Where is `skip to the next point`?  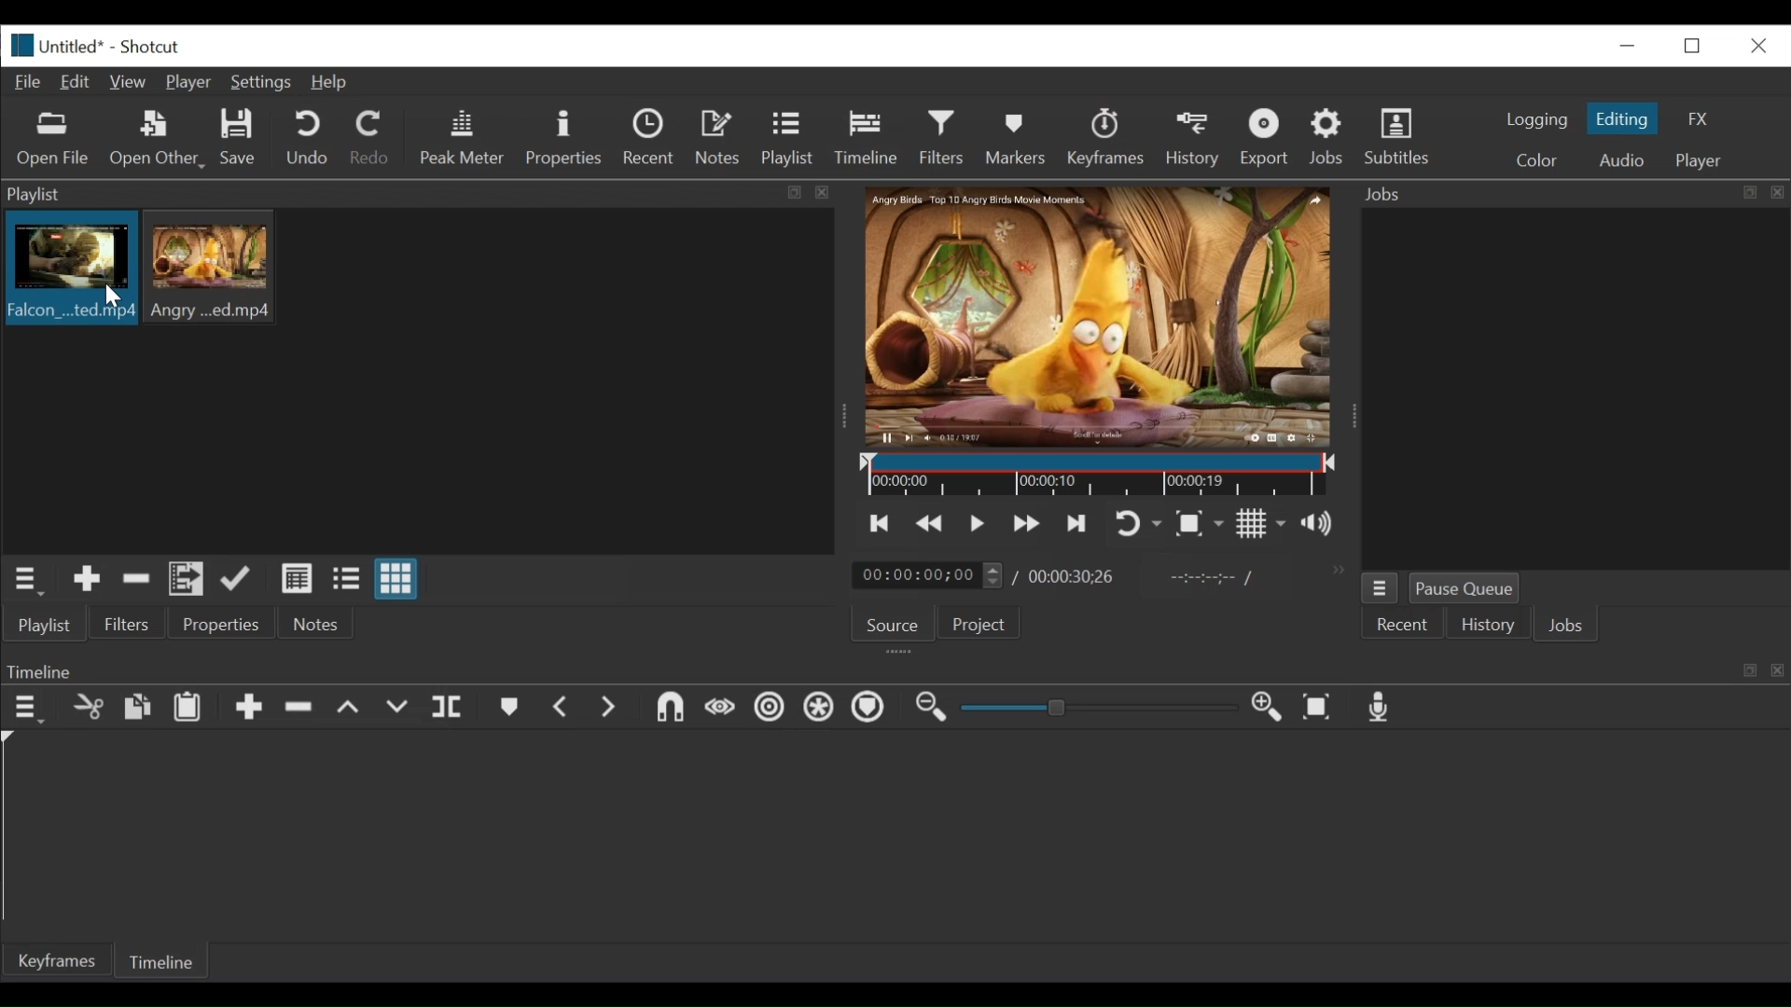 skip to the next point is located at coordinates (1079, 523).